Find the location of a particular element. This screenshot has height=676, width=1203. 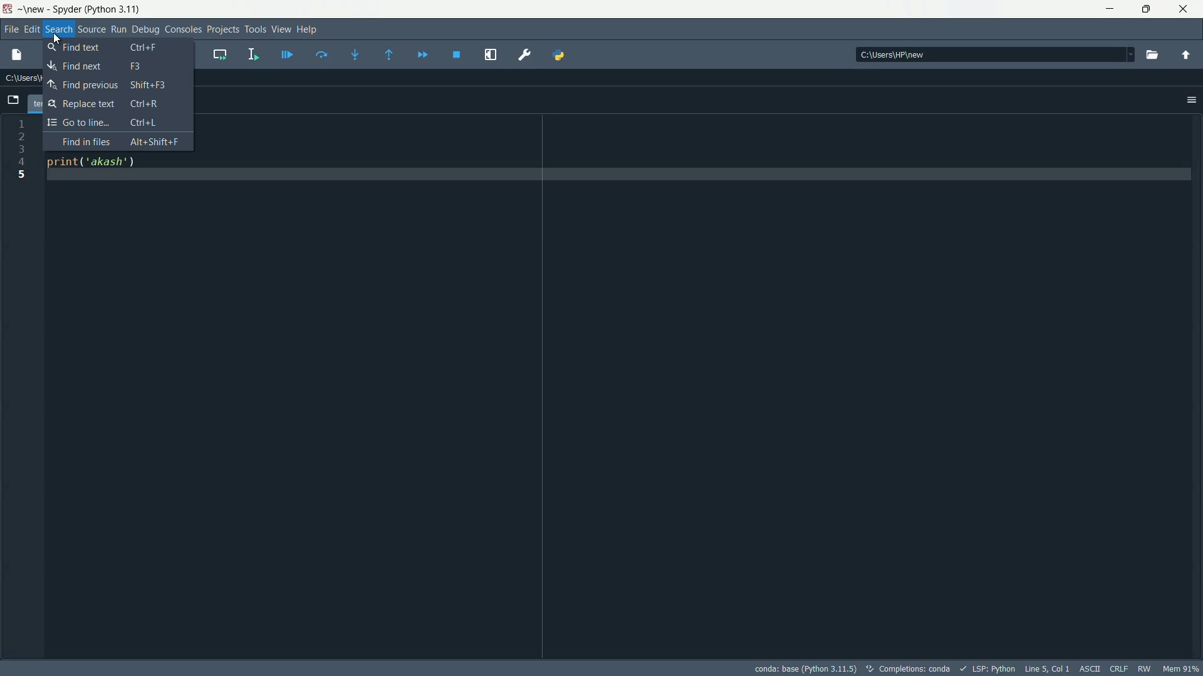

Line 5, Col 1 is located at coordinates (1046, 668).